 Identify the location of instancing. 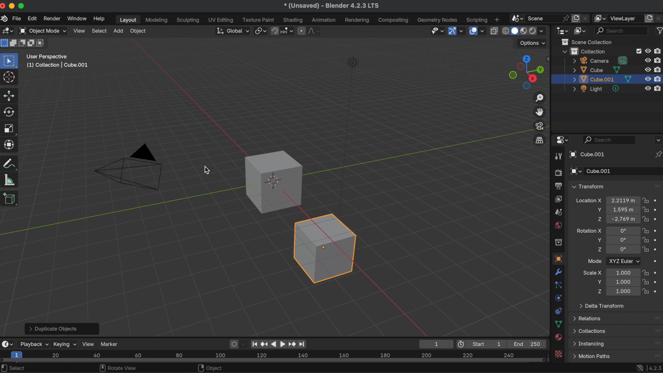
(590, 344).